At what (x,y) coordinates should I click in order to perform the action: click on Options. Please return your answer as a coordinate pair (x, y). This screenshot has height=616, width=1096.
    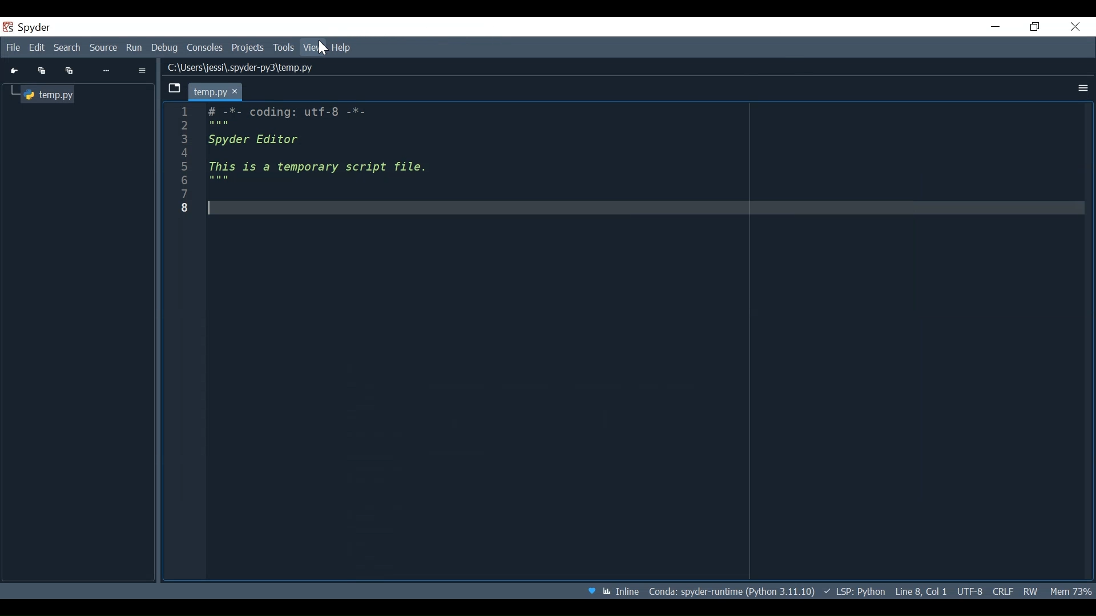
    Looking at the image, I should click on (143, 72).